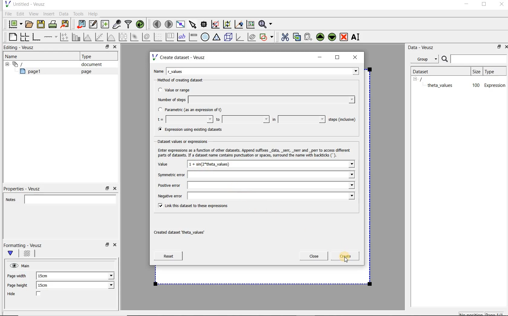 The image size is (508, 316). What do you see at coordinates (441, 85) in the screenshot?
I see `theta_values` at bounding box center [441, 85].